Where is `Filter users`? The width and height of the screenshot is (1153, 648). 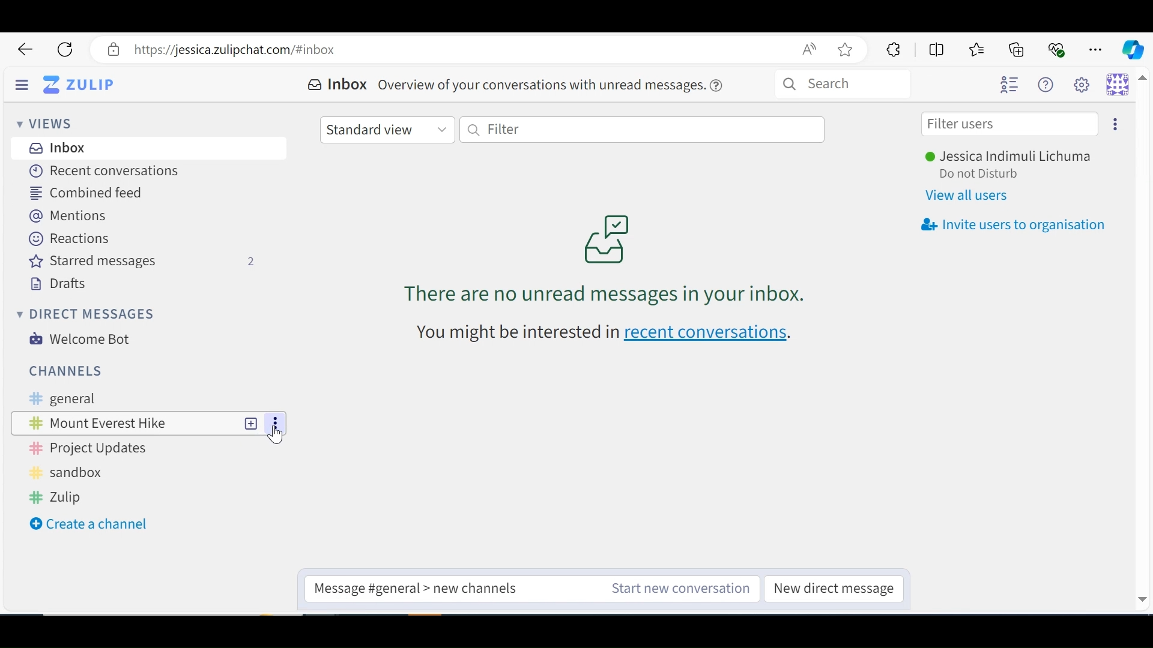 Filter users is located at coordinates (1010, 124).